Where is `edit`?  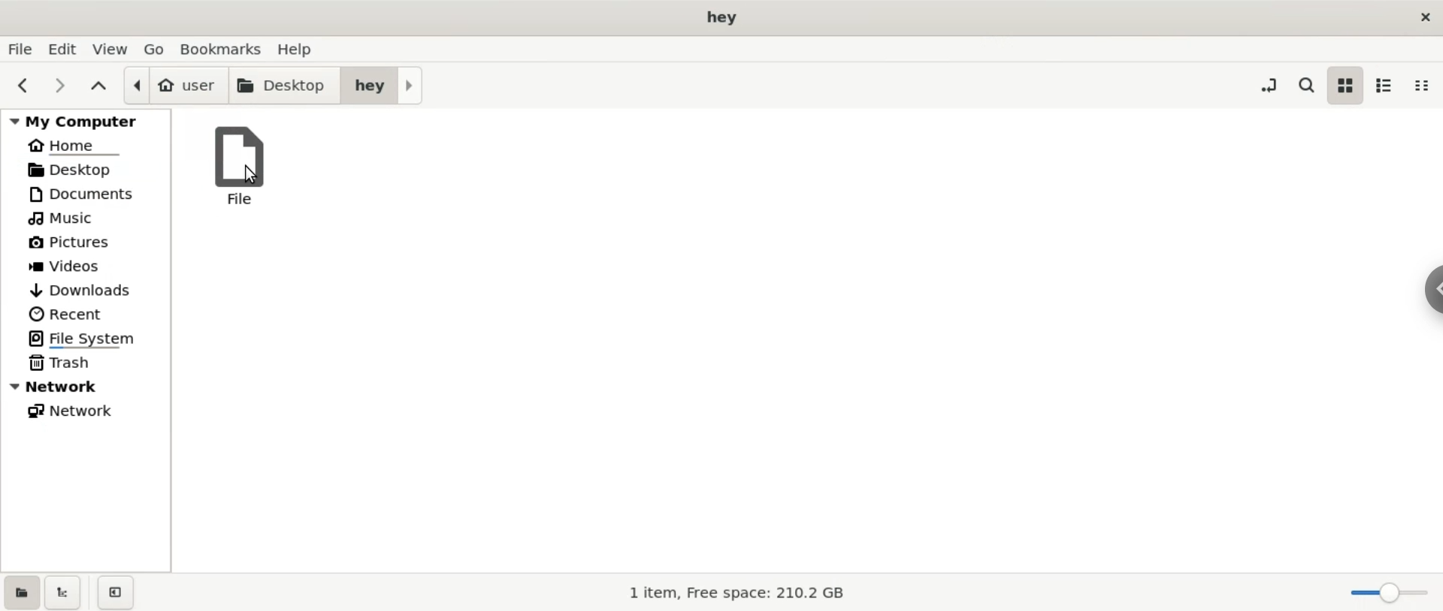 edit is located at coordinates (63, 49).